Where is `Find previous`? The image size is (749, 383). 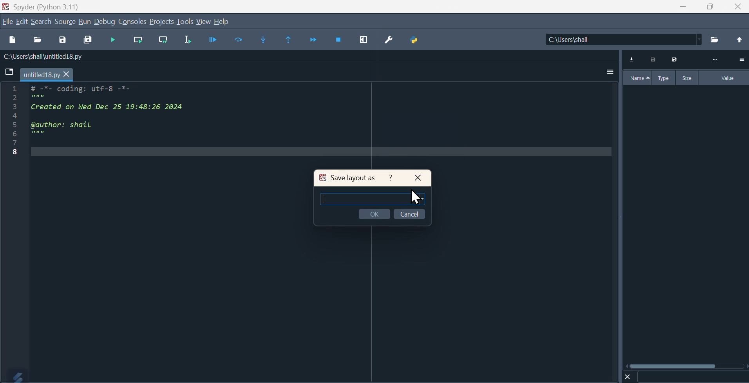 Find previous is located at coordinates (290, 40).